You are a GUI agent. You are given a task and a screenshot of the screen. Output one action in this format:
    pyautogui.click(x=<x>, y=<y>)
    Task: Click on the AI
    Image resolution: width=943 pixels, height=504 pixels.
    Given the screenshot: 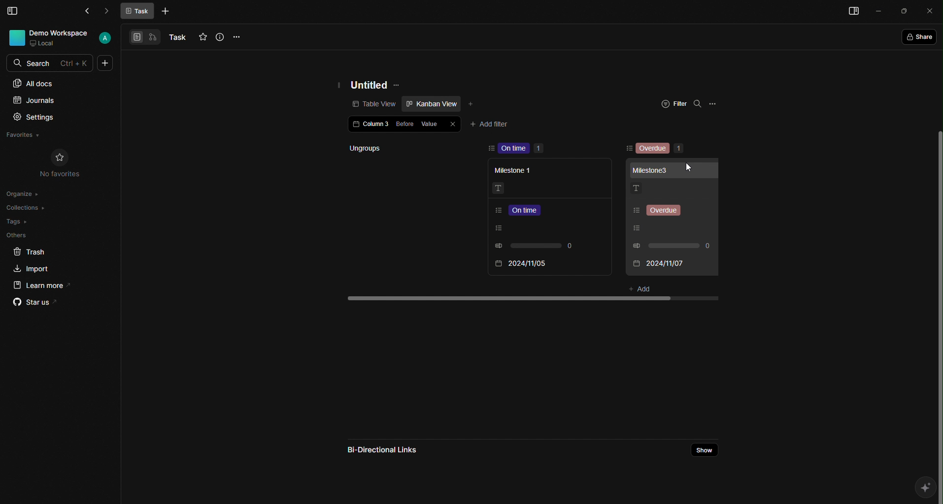 What is the action you would take?
    pyautogui.click(x=927, y=489)
    